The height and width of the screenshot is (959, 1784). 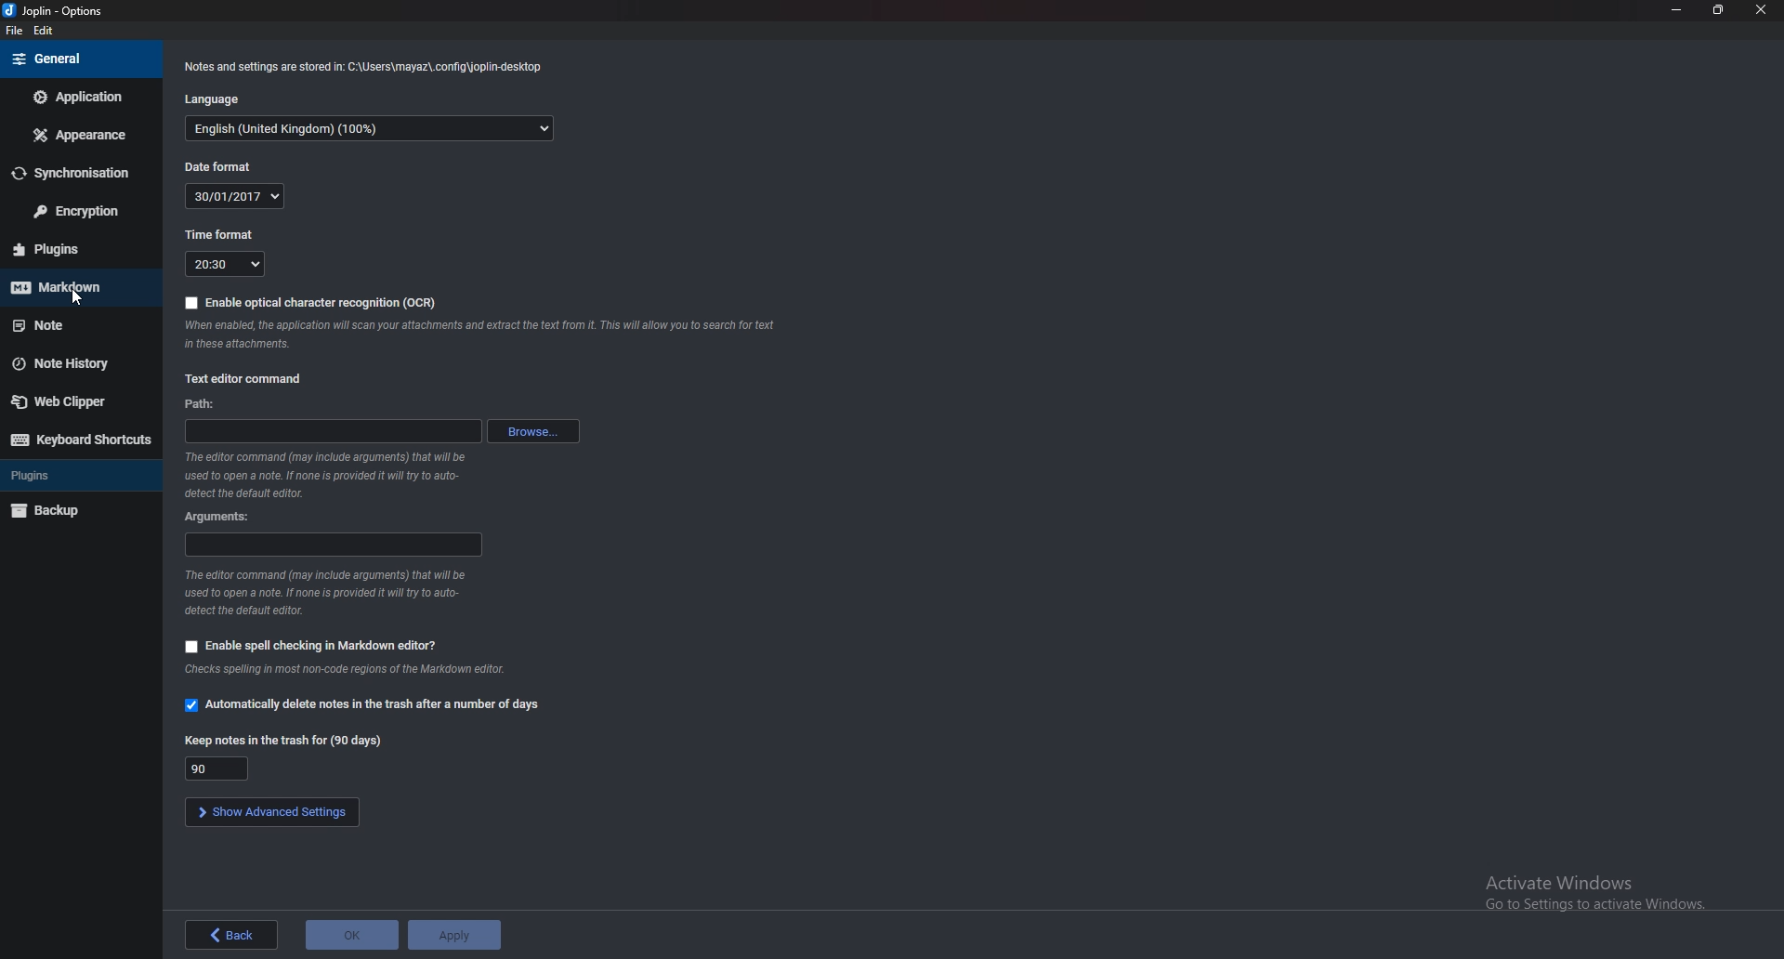 I want to click on file, so click(x=12, y=32).